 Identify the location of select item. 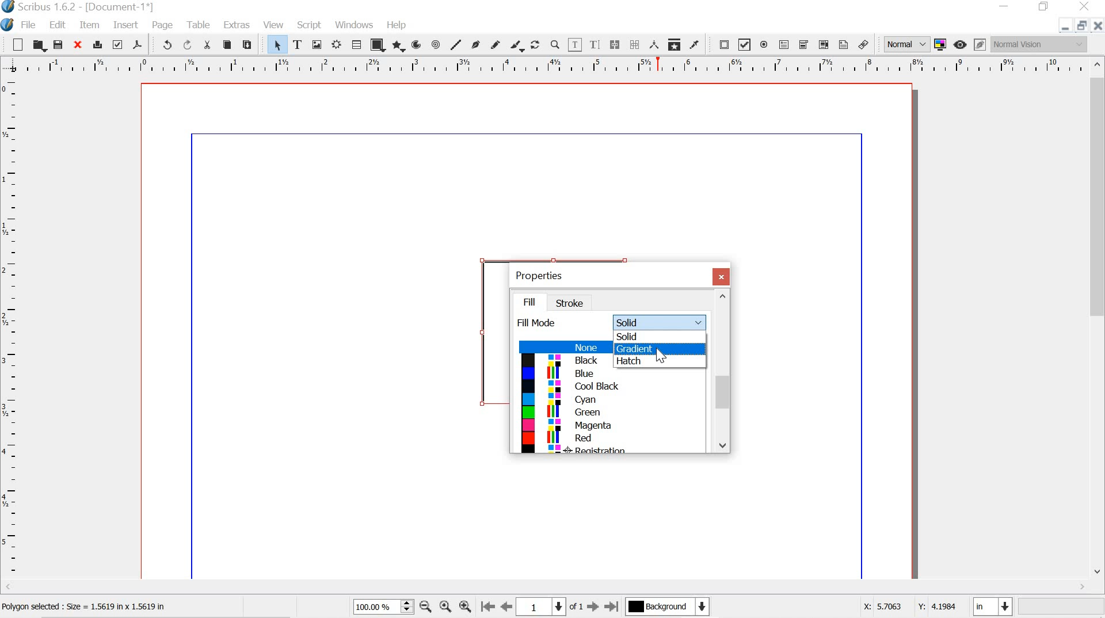
(277, 44).